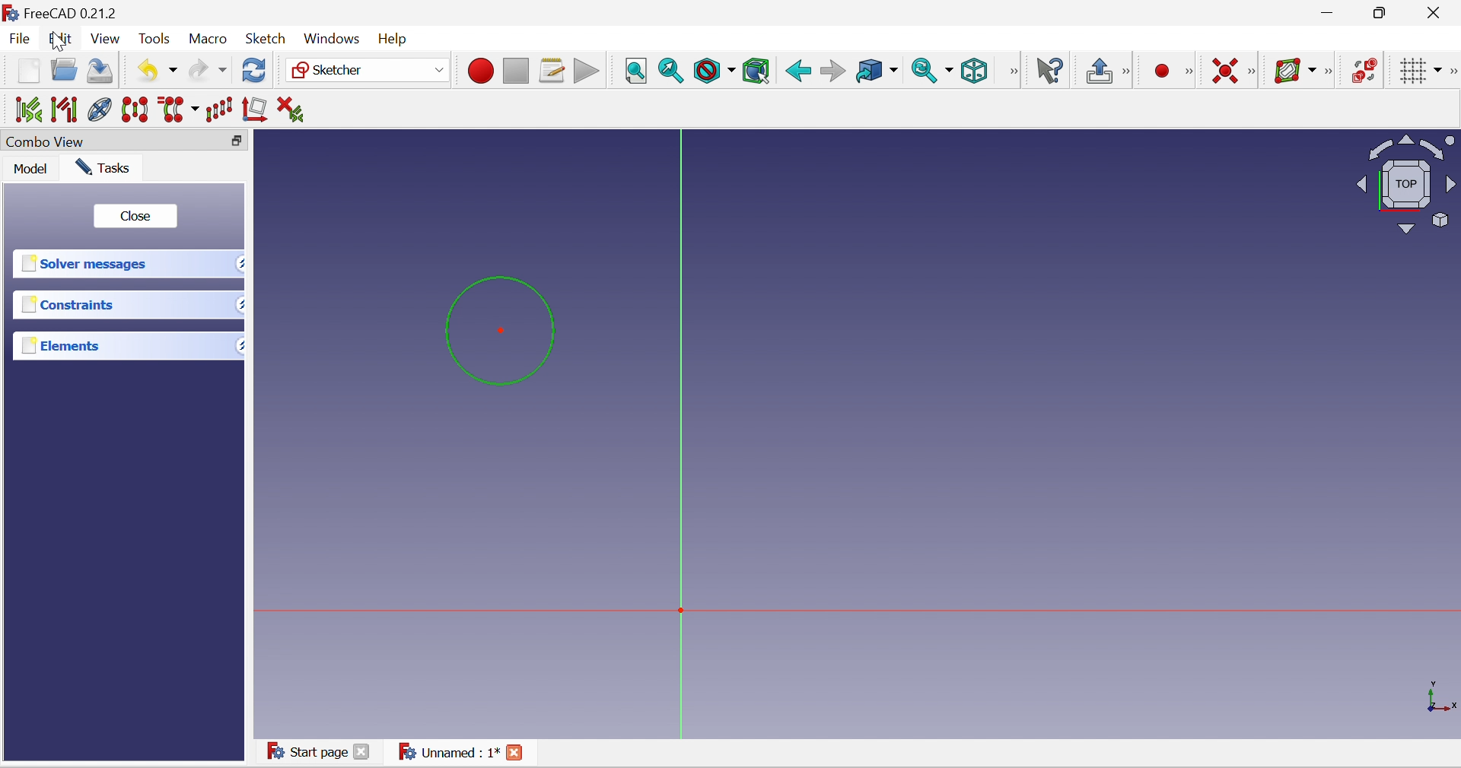 This screenshot has width=1461, height=768. I want to click on Minimize, so click(1328, 14).